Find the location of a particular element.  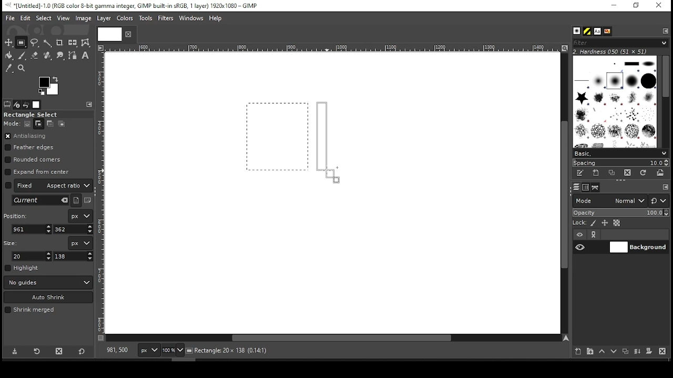

crop  tool is located at coordinates (59, 43).